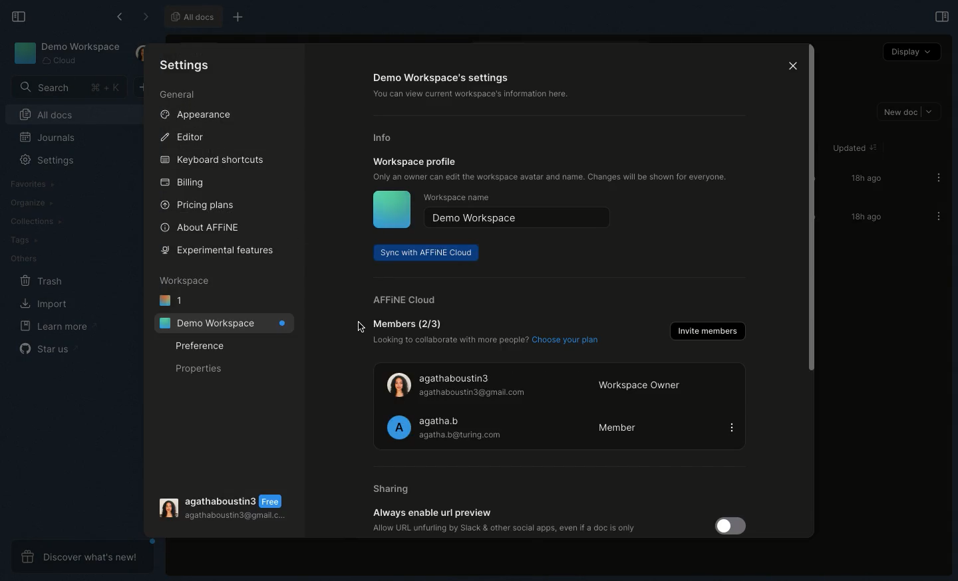 This screenshot has height=581, width=958. Describe the element at coordinates (196, 206) in the screenshot. I see `Pricing plans` at that location.